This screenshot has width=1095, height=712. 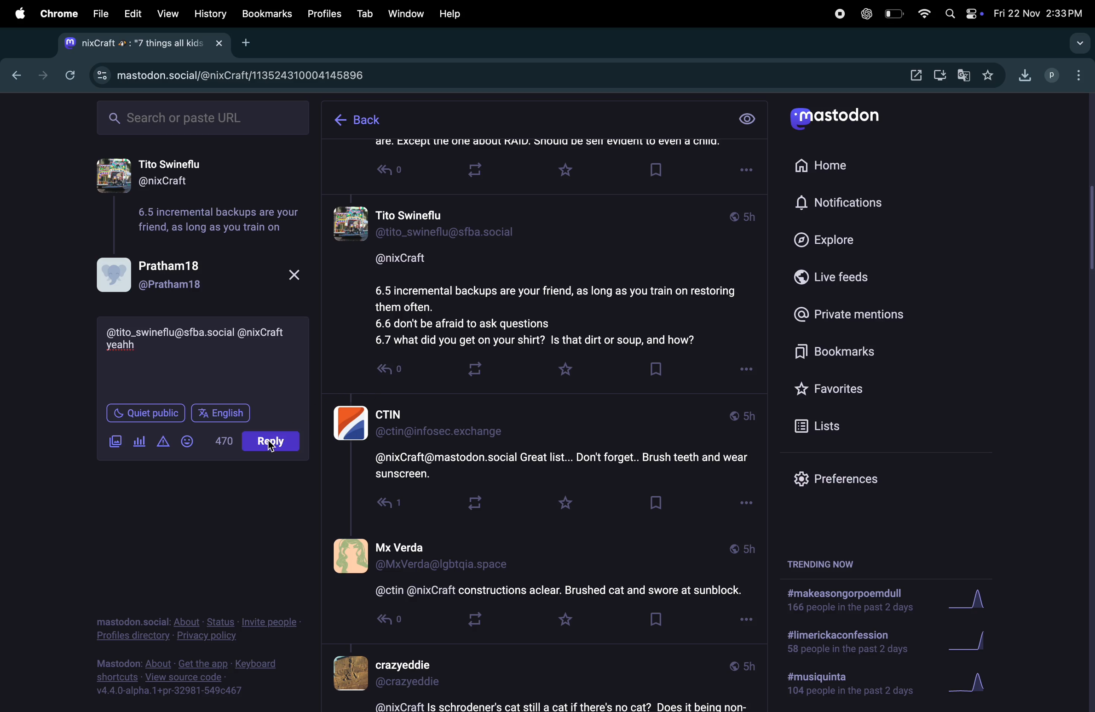 What do you see at coordinates (967, 76) in the screenshot?
I see `translate` at bounding box center [967, 76].